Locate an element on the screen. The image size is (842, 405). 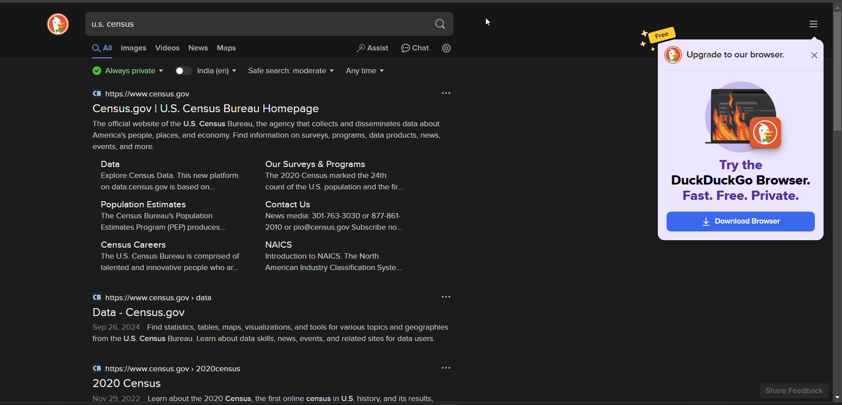
All is located at coordinates (99, 51).